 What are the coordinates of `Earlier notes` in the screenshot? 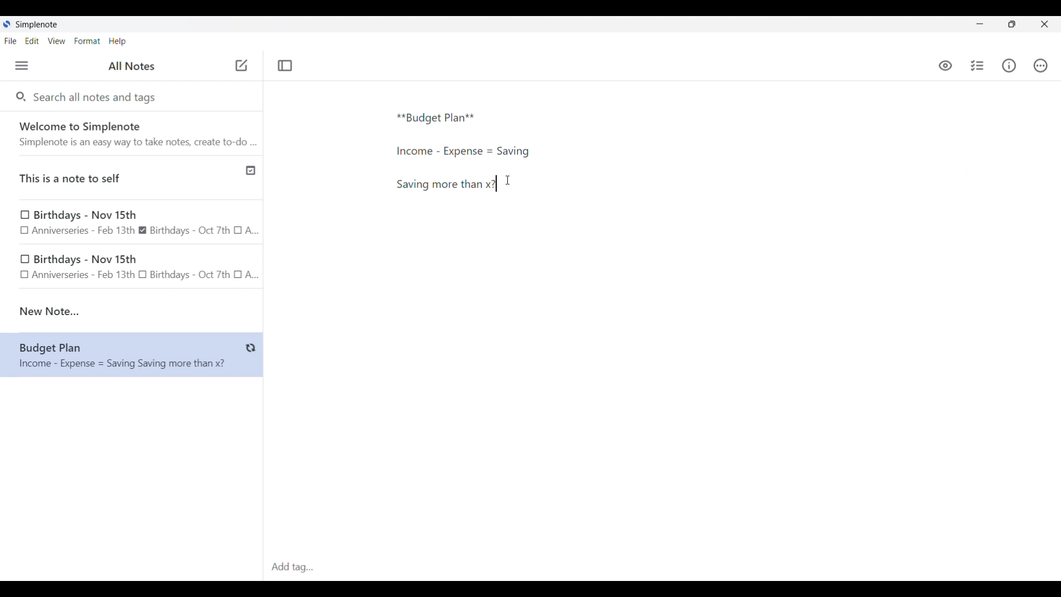 It's located at (132, 222).